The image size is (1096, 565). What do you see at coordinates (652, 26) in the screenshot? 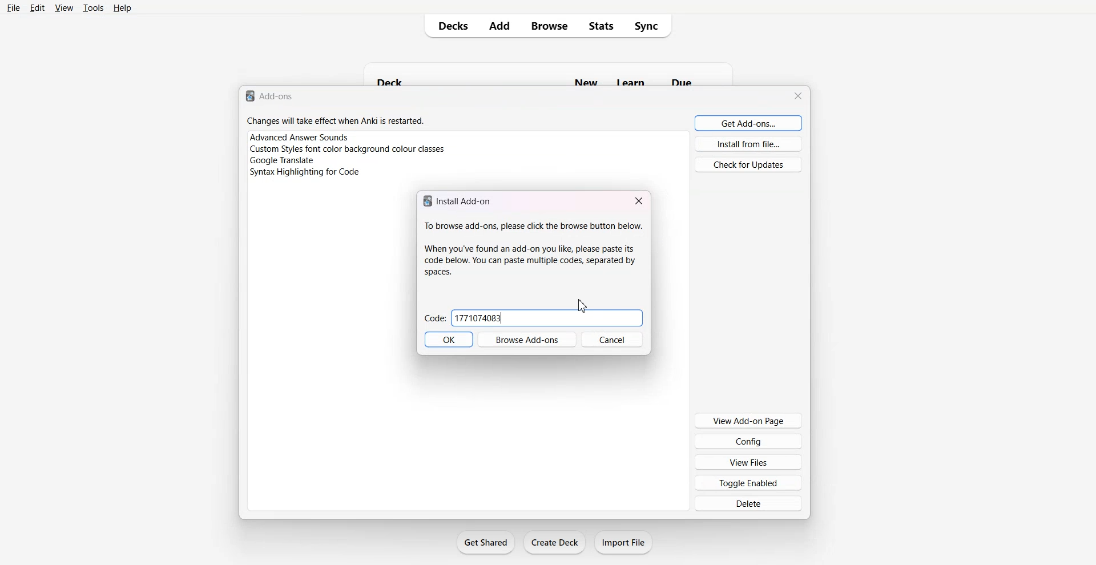
I see `Sync` at bounding box center [652, 26].